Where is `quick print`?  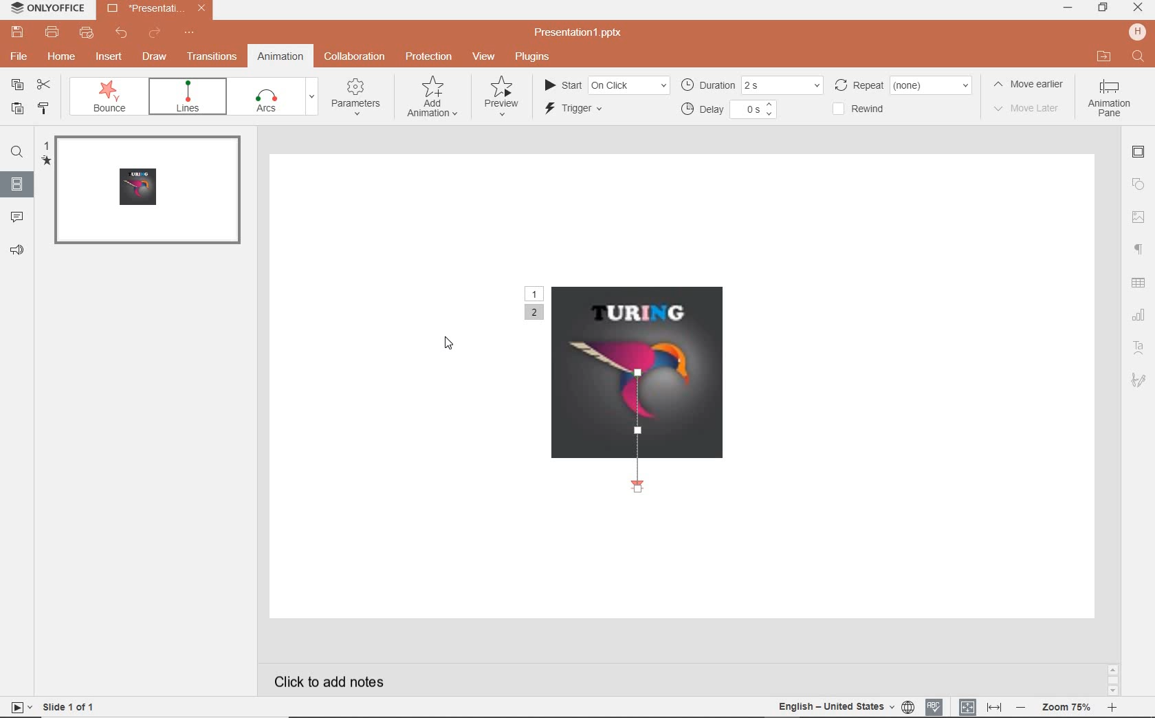
quick print is located at coordinates (86, 33).